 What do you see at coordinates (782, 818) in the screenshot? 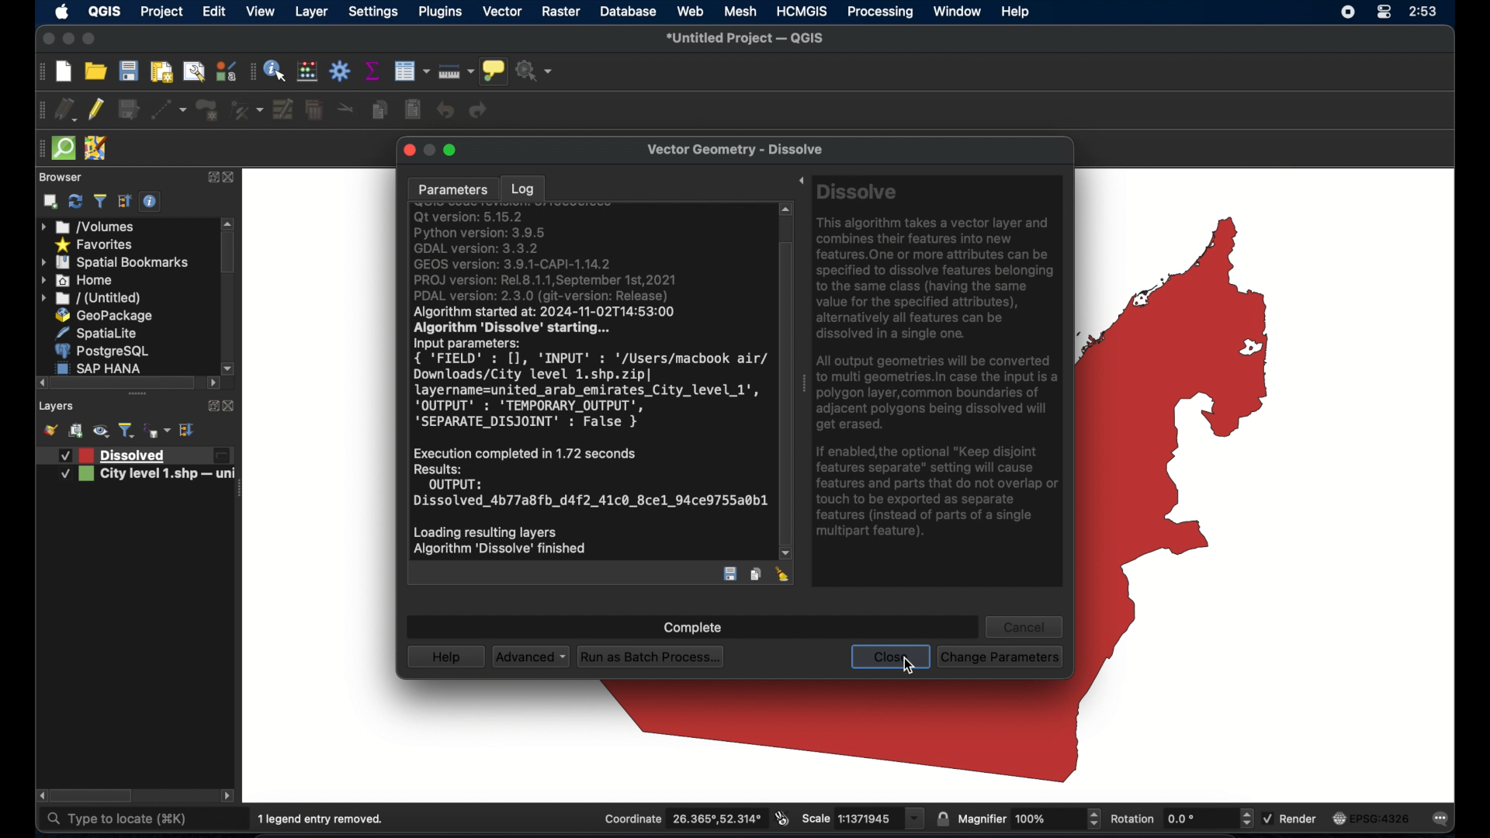
I see `toggle extents and mouse display position` at bounding box center [782, 818].